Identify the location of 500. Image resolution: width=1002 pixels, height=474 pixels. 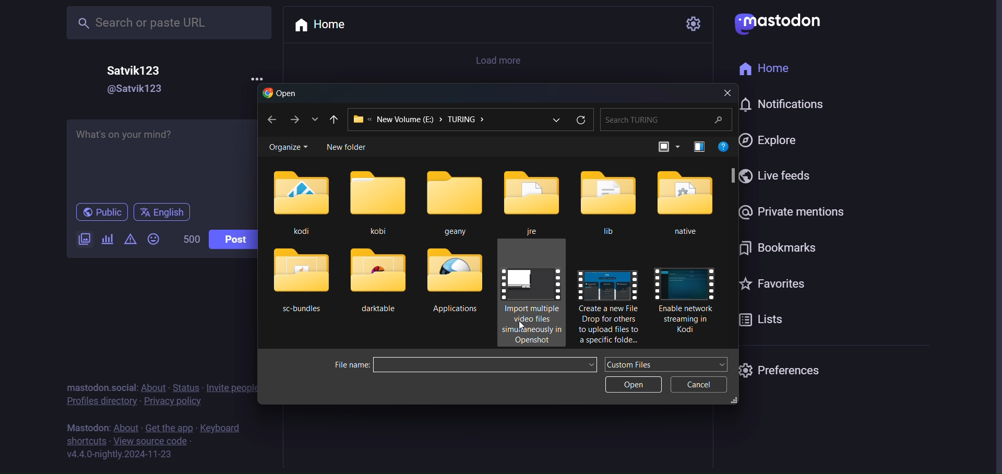
(185, 236).